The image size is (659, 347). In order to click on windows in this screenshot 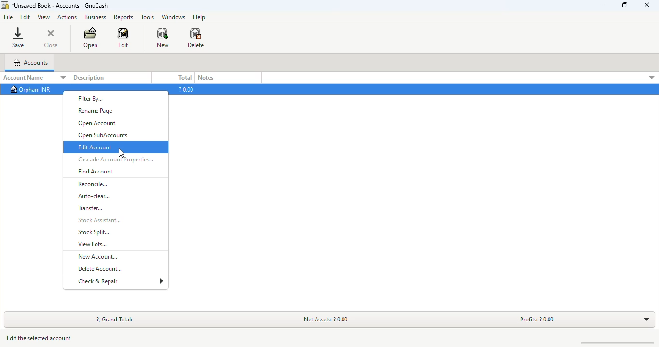, I will do `click(173, 17)`.